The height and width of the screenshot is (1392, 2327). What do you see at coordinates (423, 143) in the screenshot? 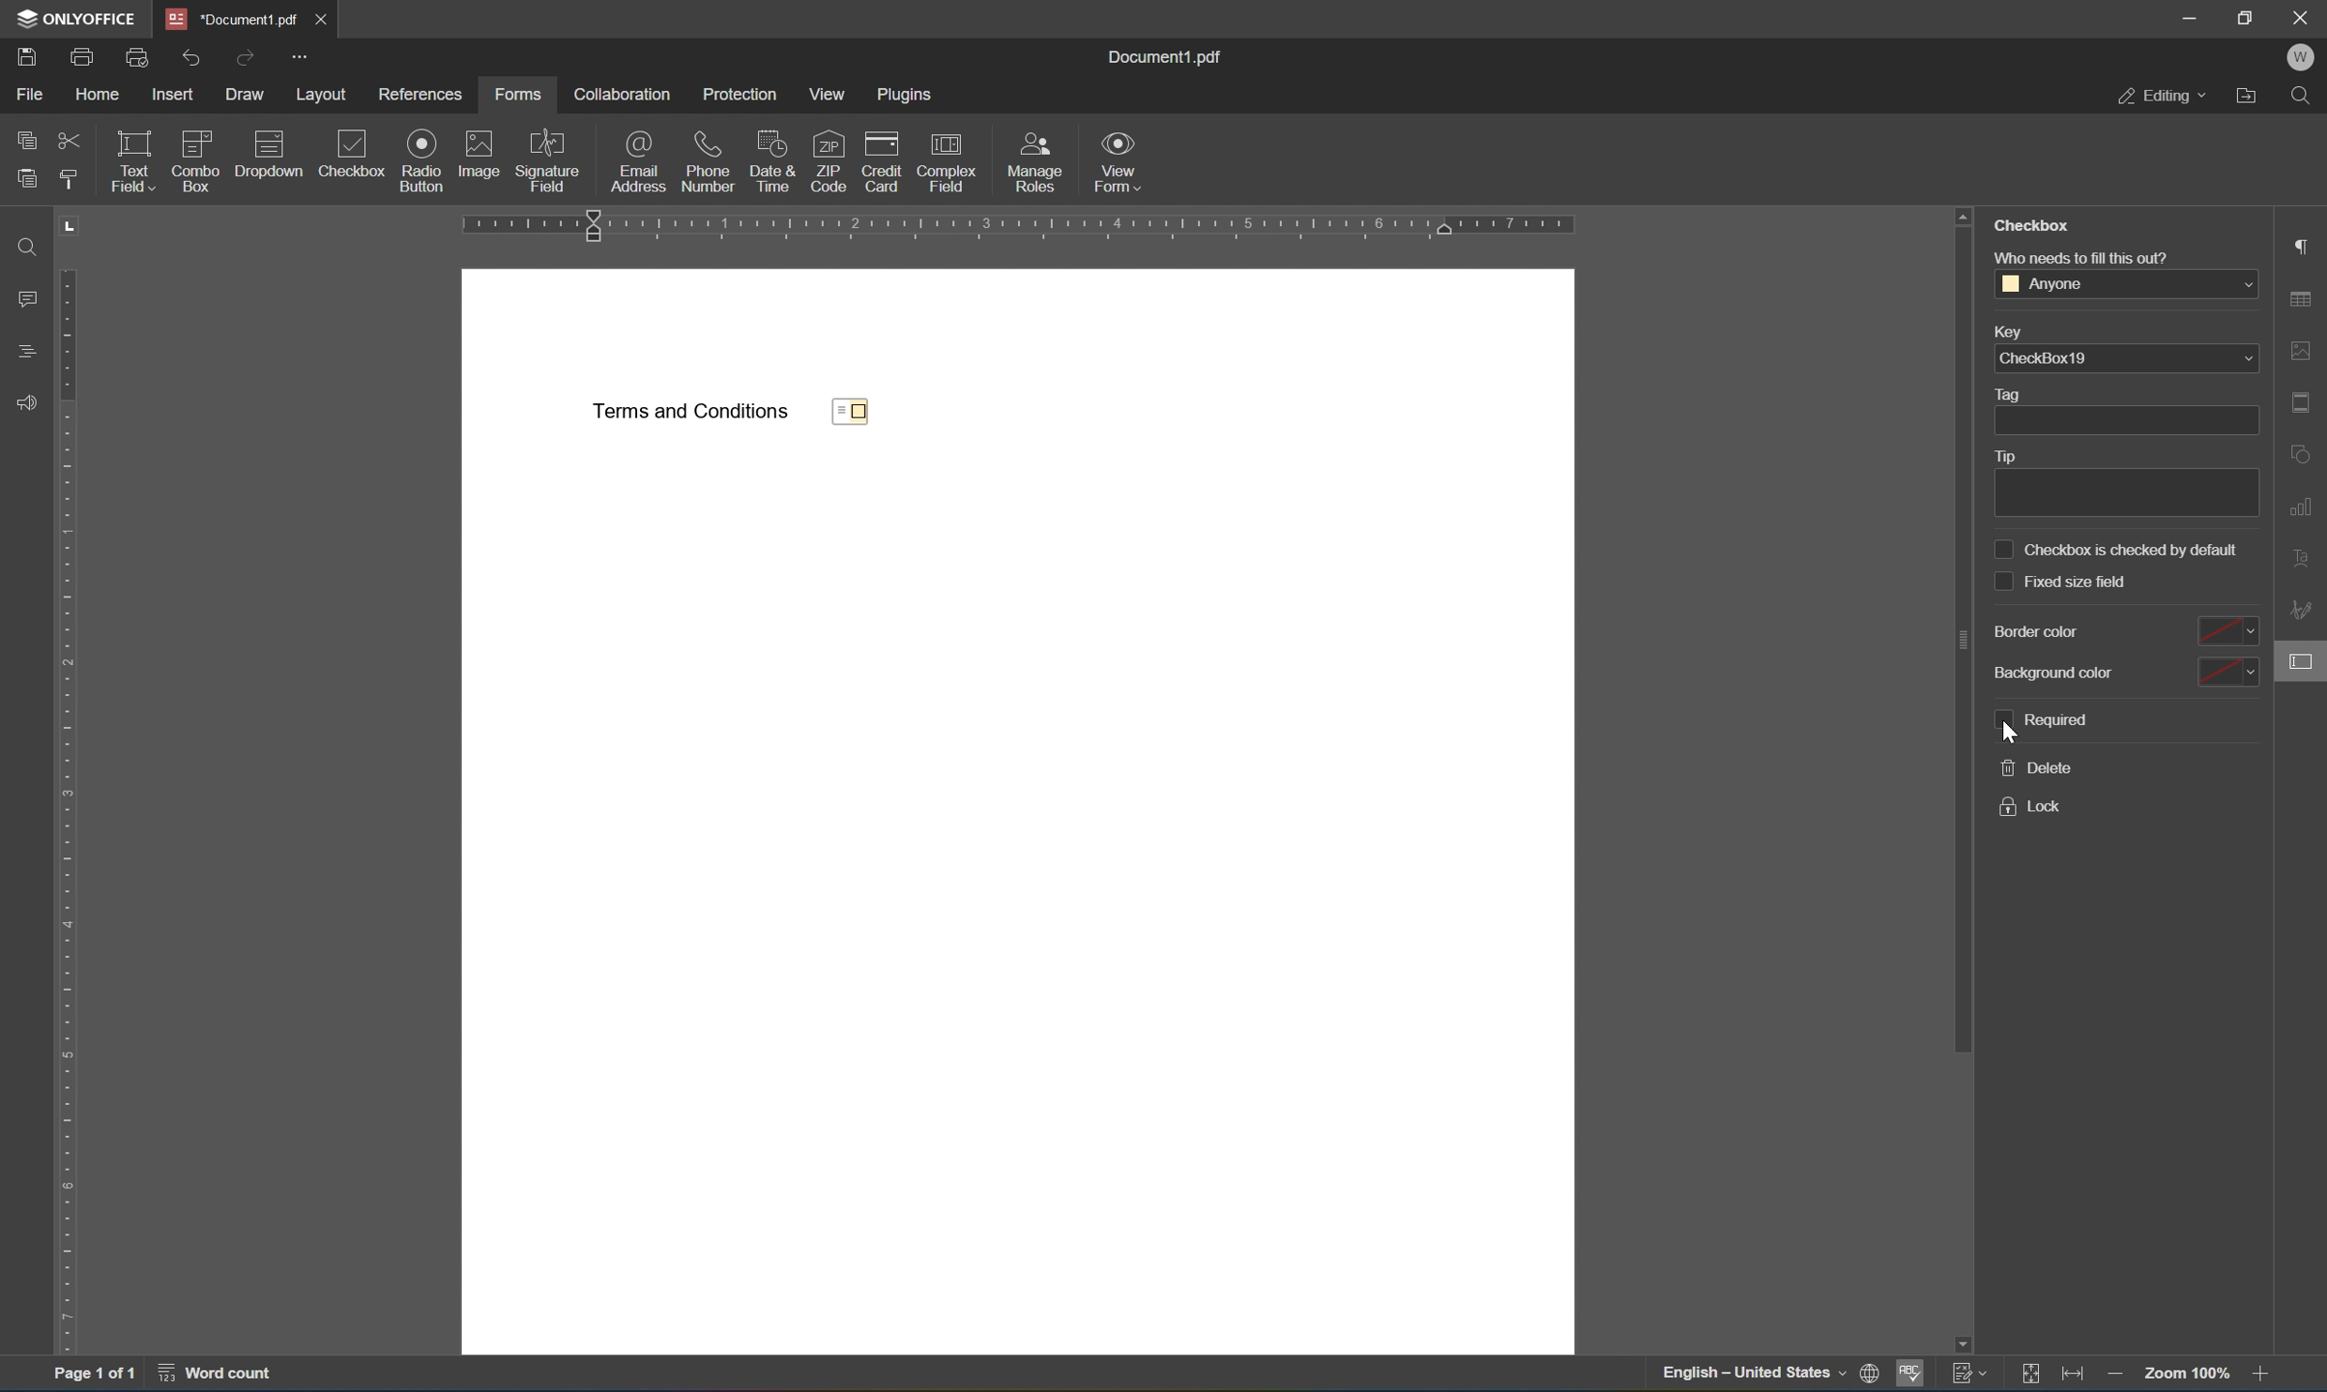
I see `icon` at bounding box center [423, 143].